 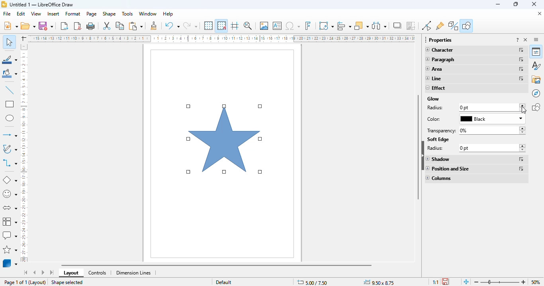 What do you see at coordinates (440, 60) in the screenshot?
I see `paragraph` at bounding box center [440, 60].